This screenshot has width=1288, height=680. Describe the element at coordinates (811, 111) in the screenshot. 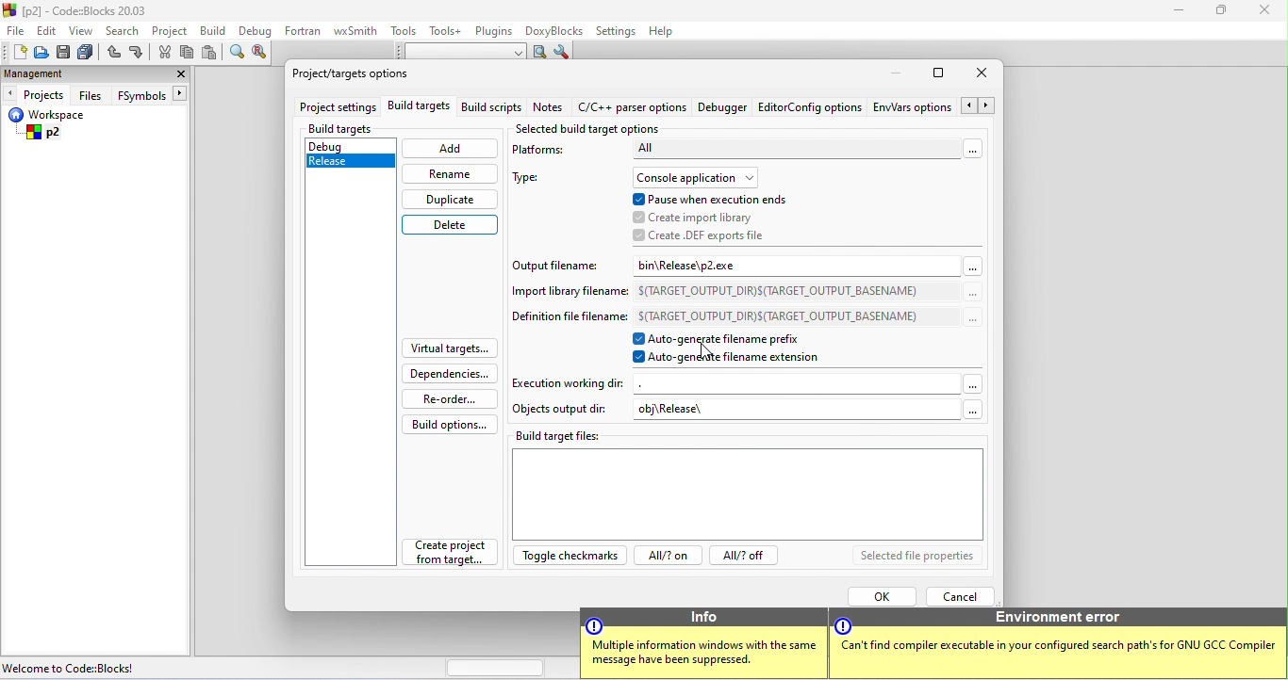

I see `editor config option` at that location.